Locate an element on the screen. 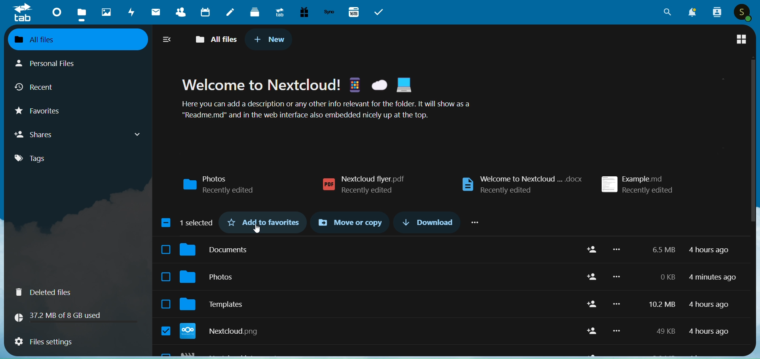 The image size is (760, 359). Documents is located at coordinates (379, 249).